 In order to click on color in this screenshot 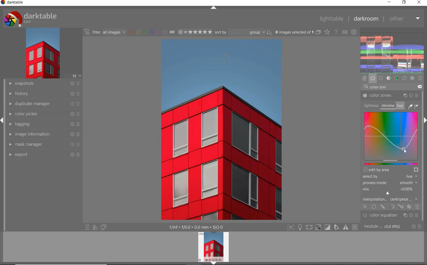, I will do `click(396, 78)`.